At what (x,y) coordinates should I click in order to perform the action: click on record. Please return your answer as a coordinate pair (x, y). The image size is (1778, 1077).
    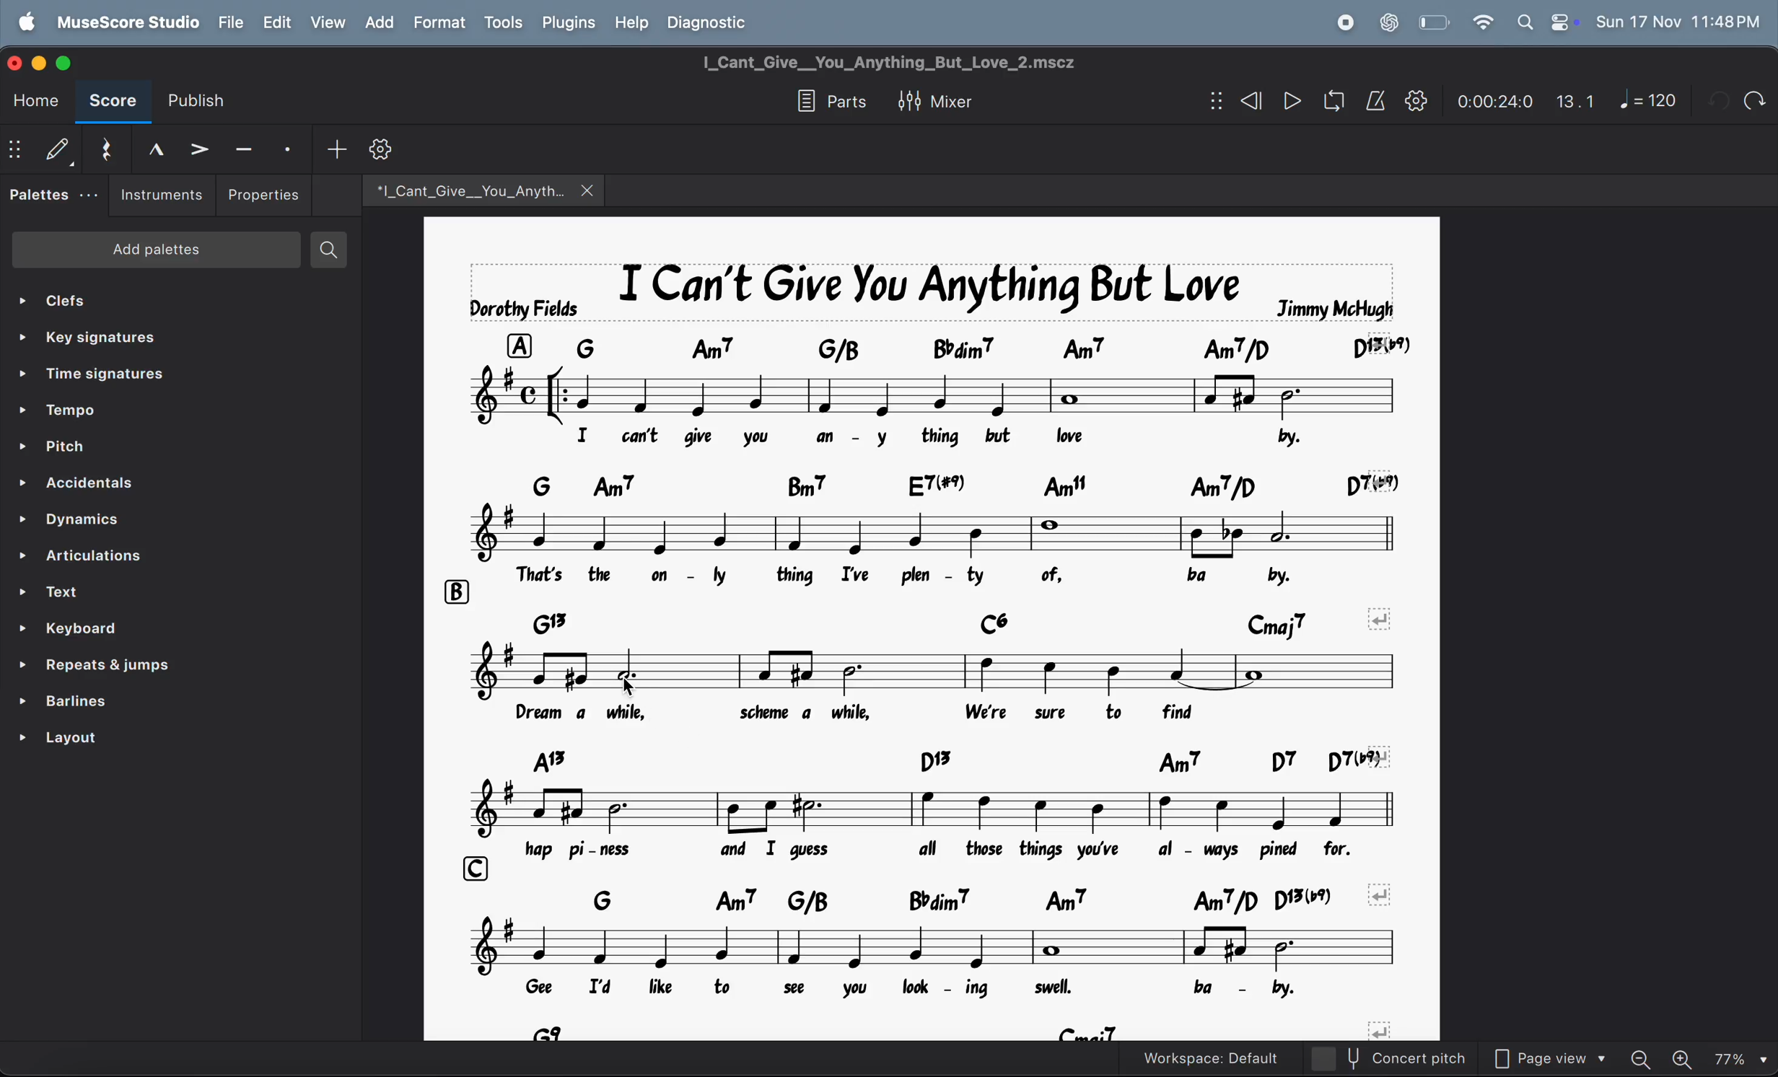
    Looking at the image, I should click on (1344, 24).